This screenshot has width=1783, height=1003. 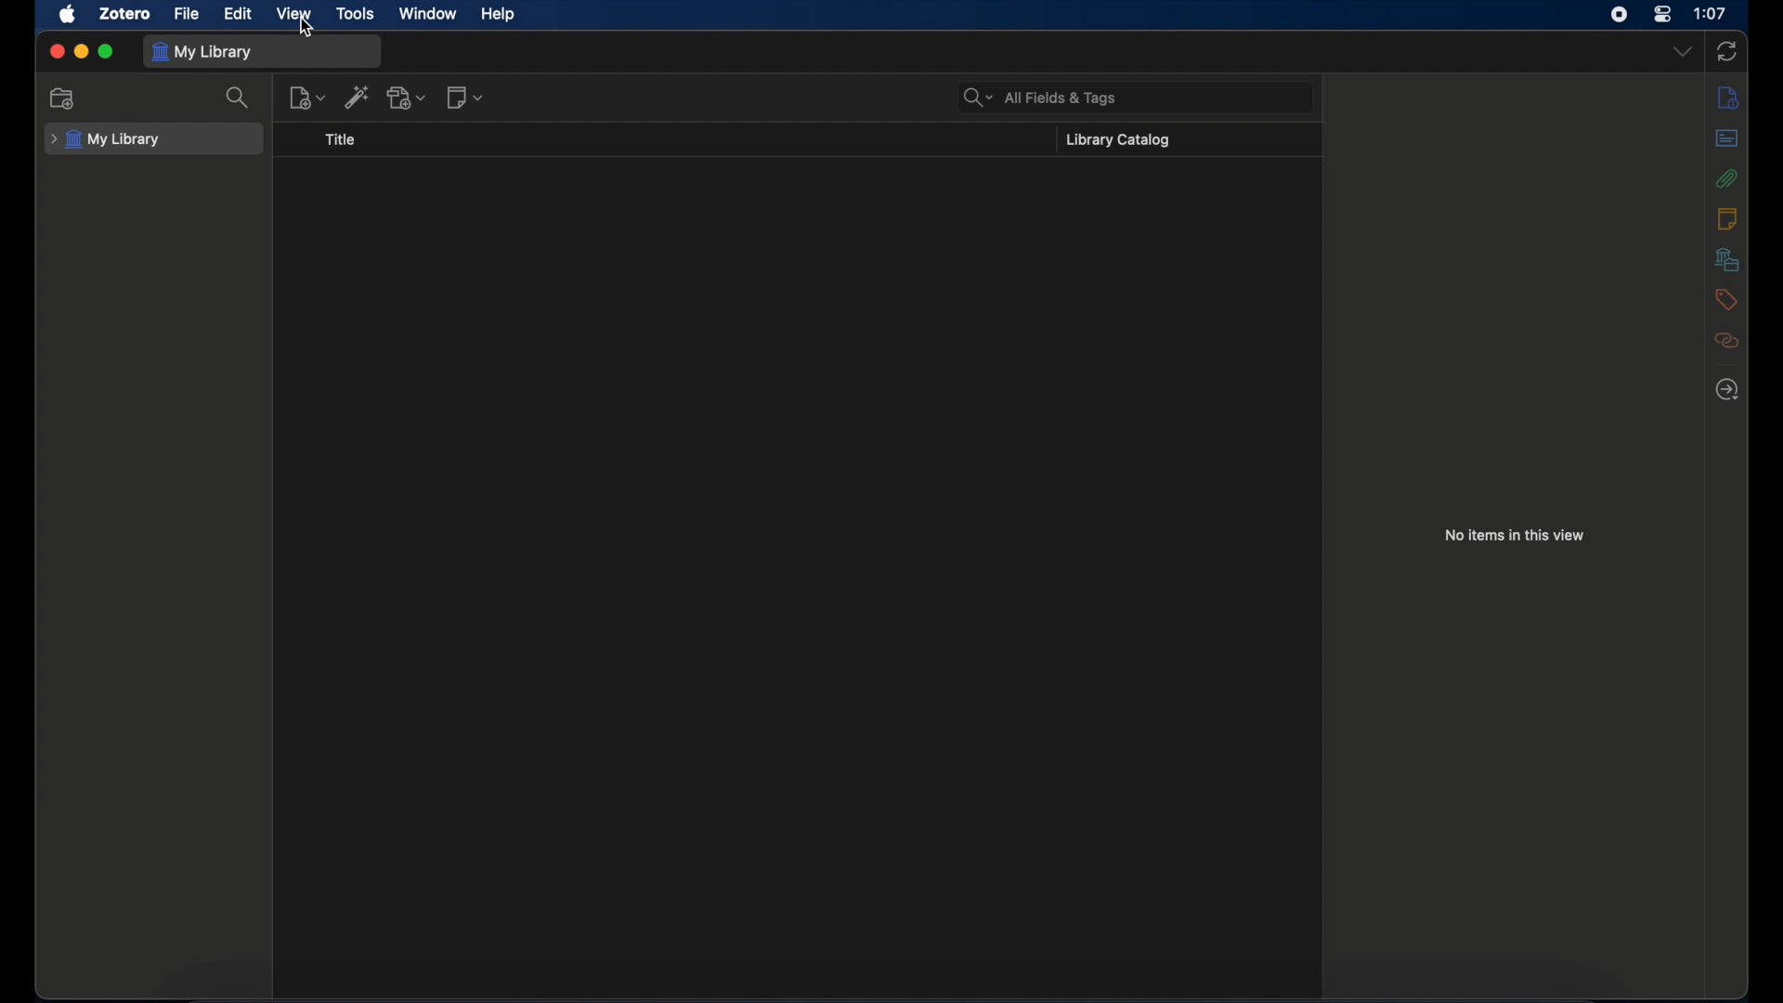 I want to click on file, so click(x=188, y=14).